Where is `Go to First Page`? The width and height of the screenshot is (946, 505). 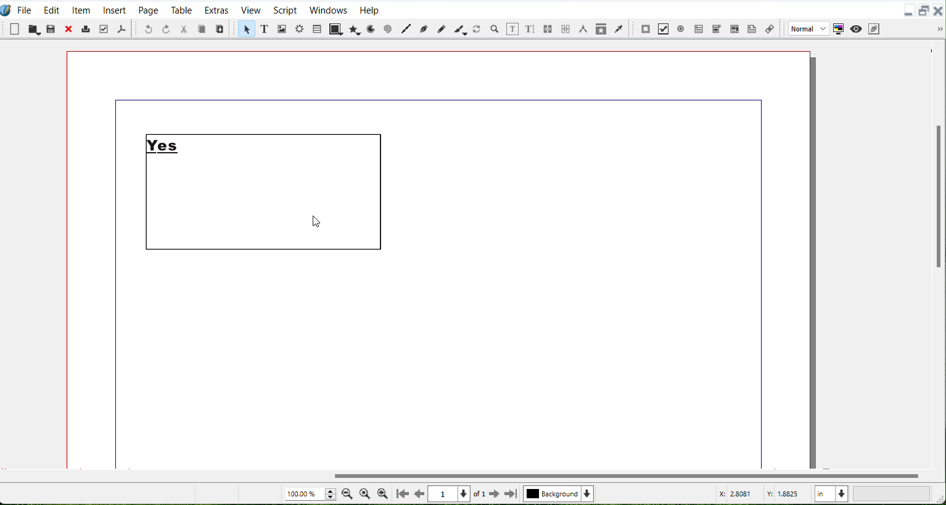
Go to First Page is located at coordinates (403, 493).